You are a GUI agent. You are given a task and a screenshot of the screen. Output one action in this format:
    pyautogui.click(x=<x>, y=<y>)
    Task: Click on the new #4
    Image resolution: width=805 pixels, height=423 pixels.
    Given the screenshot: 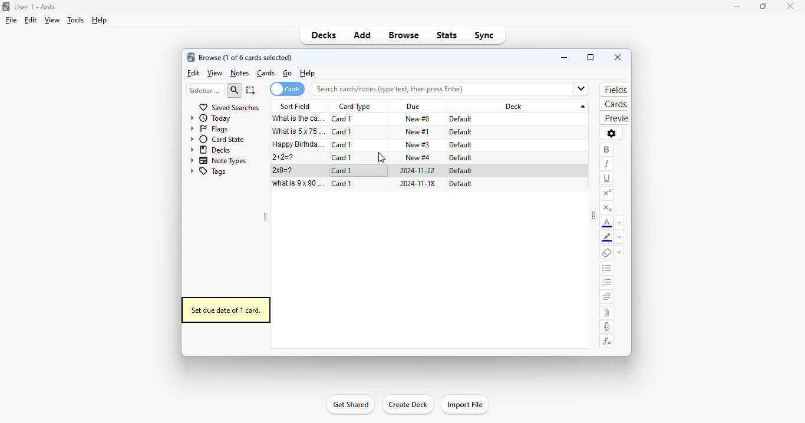 What is the action you would take?
    pyautogui.click(x=418, y=157)
    